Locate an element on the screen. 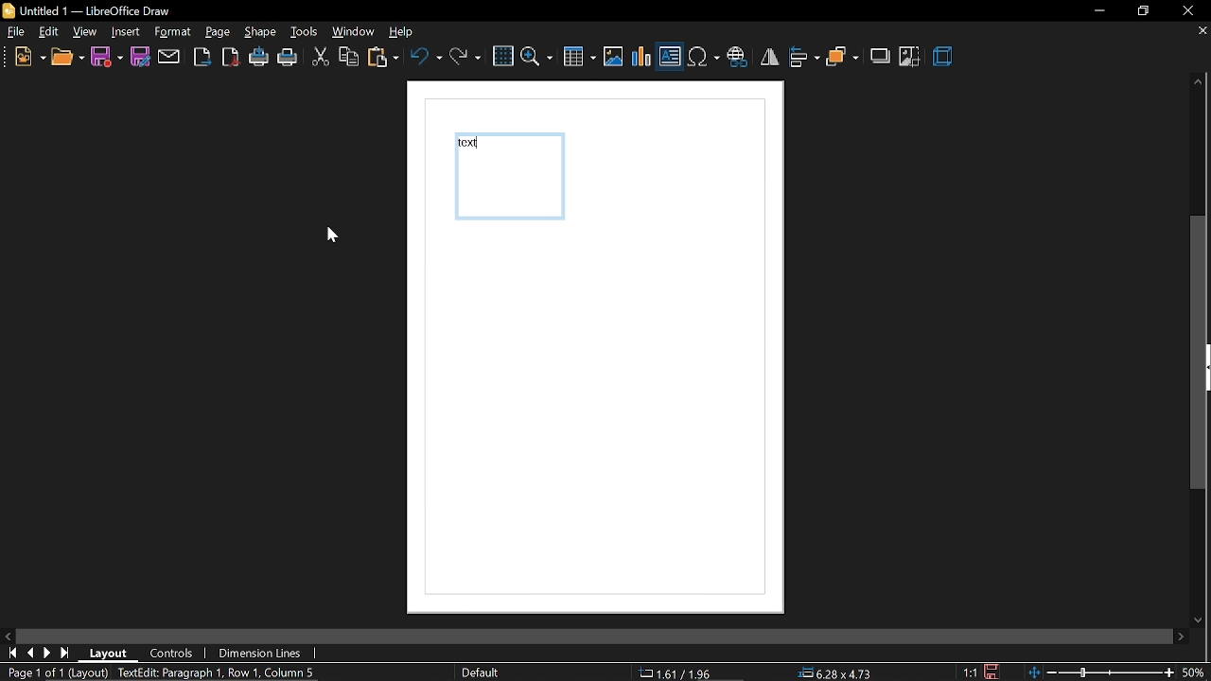 The image size is (1211, 681). cursor is located at coordinates (332, 239).